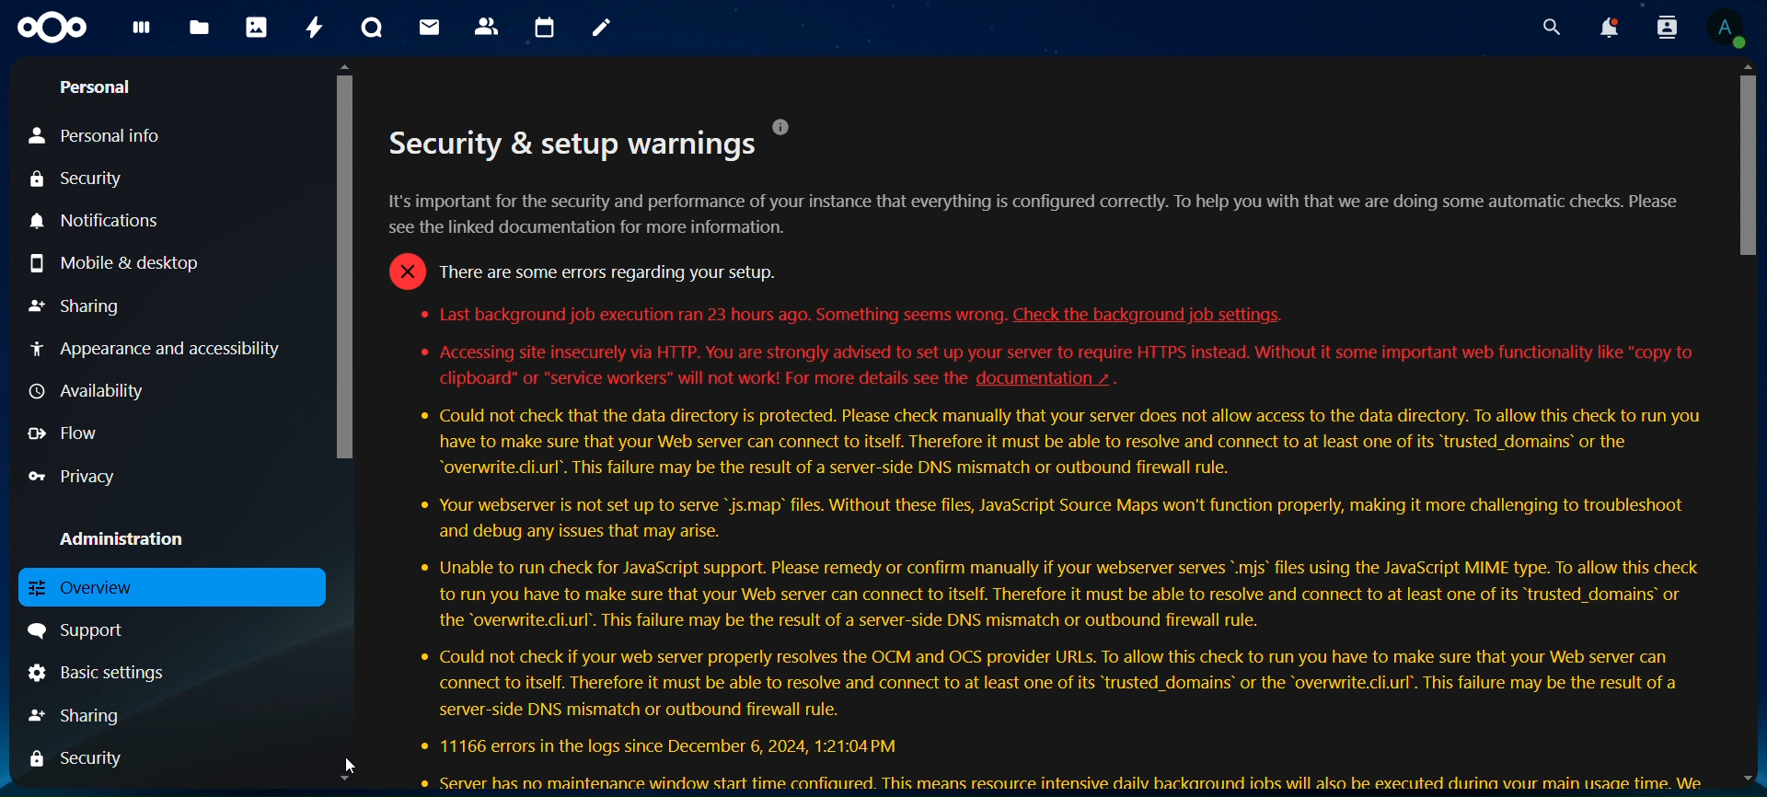  I want to click on Cursor, so click(346, 765).